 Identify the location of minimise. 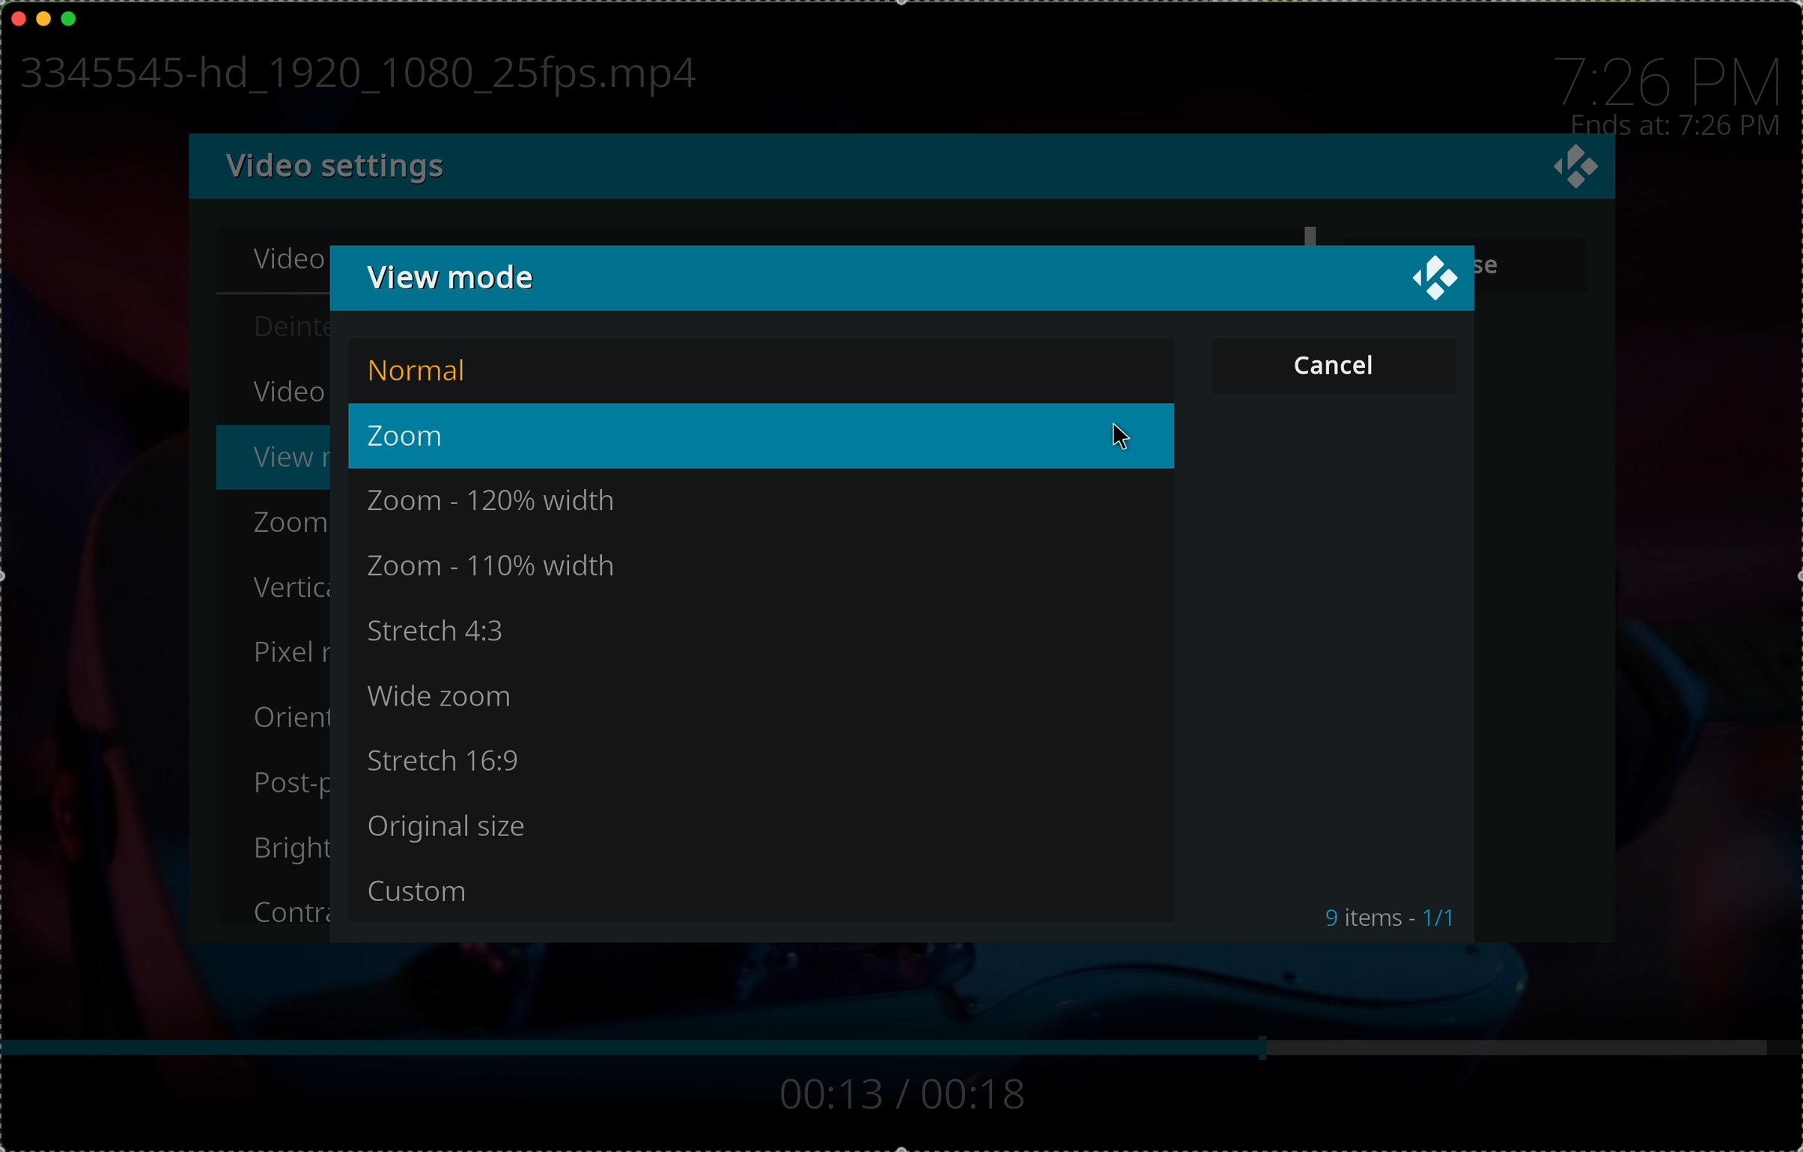
(43, 16).